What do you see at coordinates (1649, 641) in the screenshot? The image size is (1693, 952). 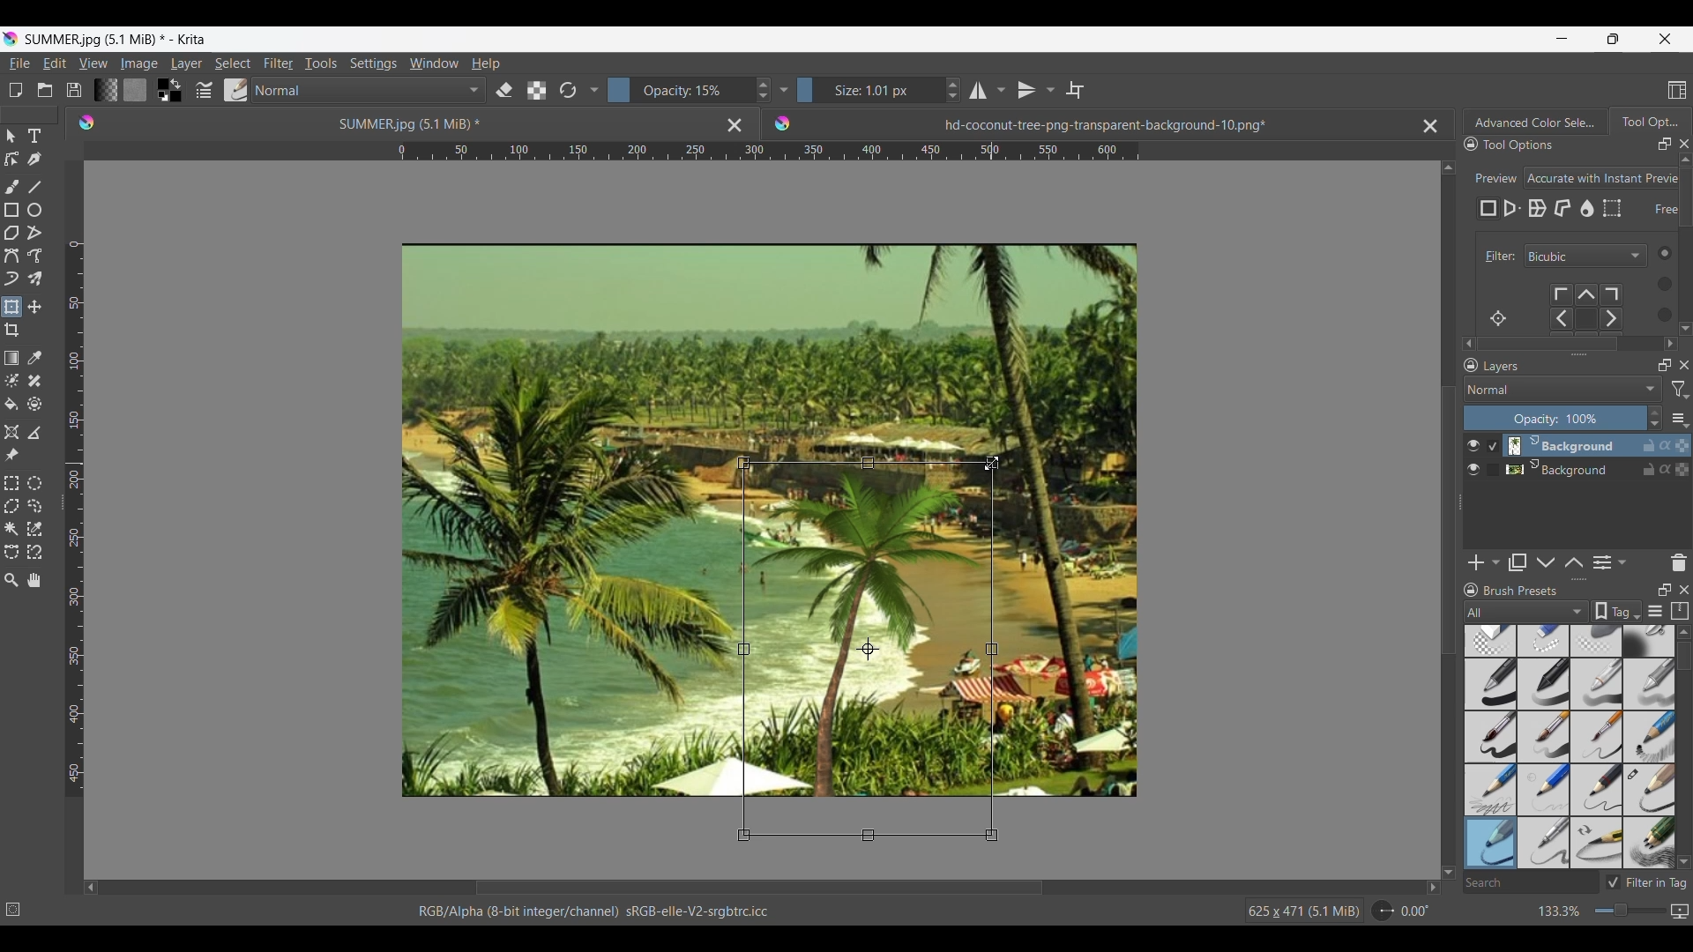 I see `airbrush soft` at bounding box center [1649, 641].